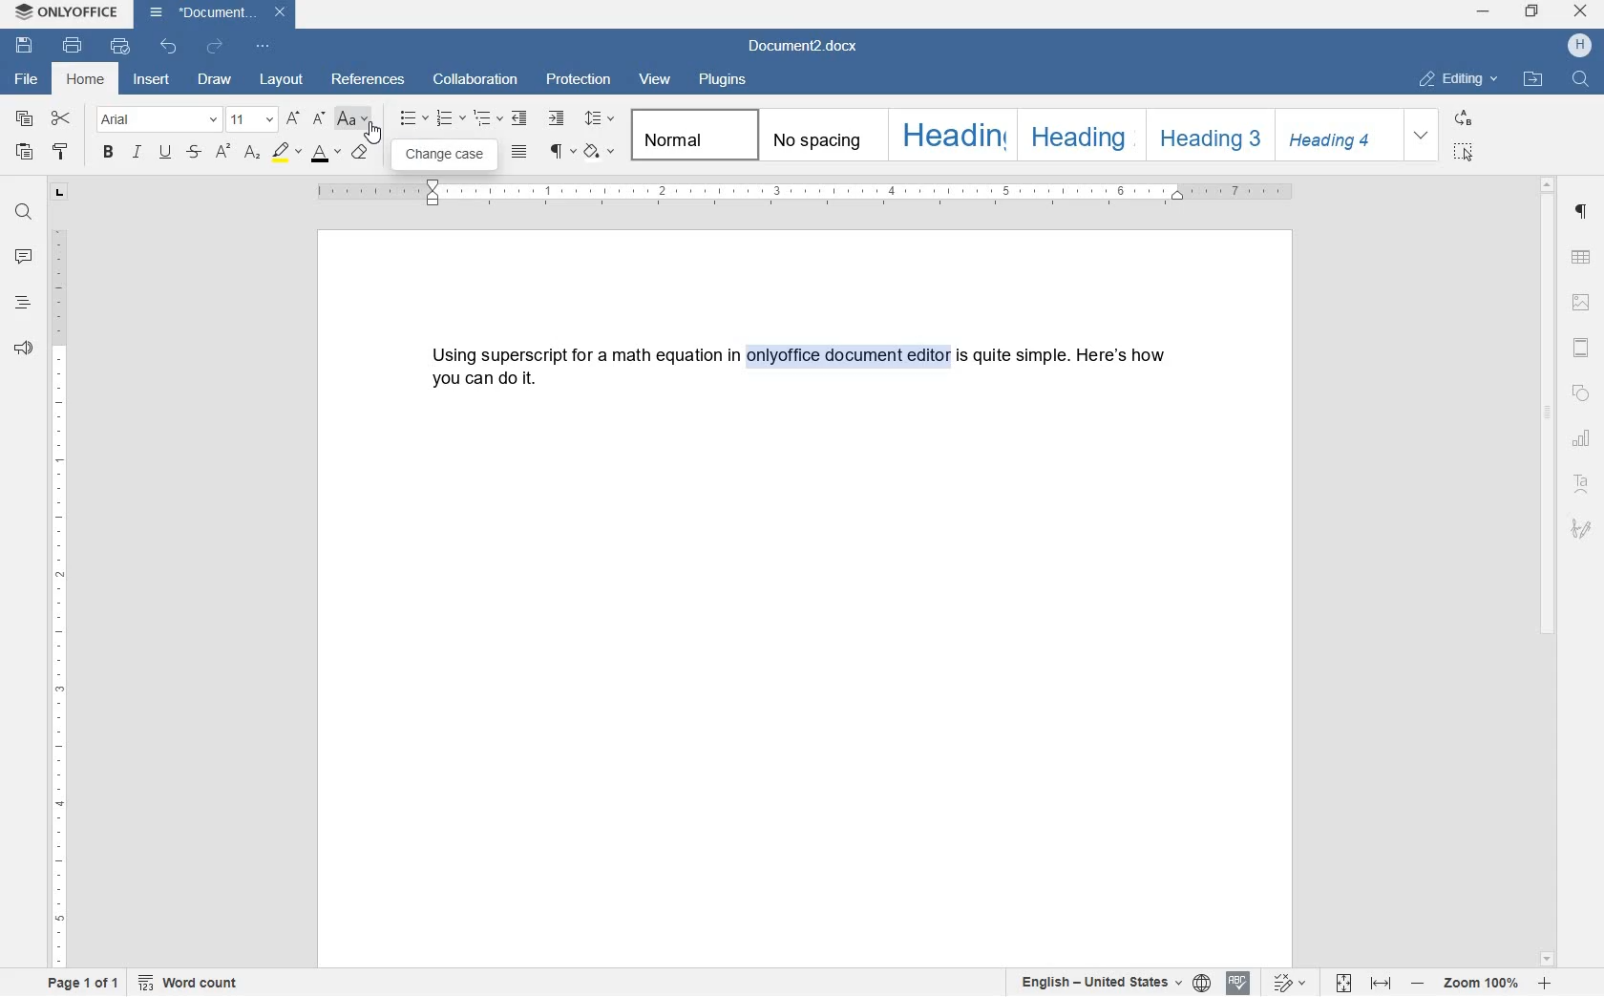 This screenshot has height=997, width=1604. I want to click on change case, so click(449, 155).